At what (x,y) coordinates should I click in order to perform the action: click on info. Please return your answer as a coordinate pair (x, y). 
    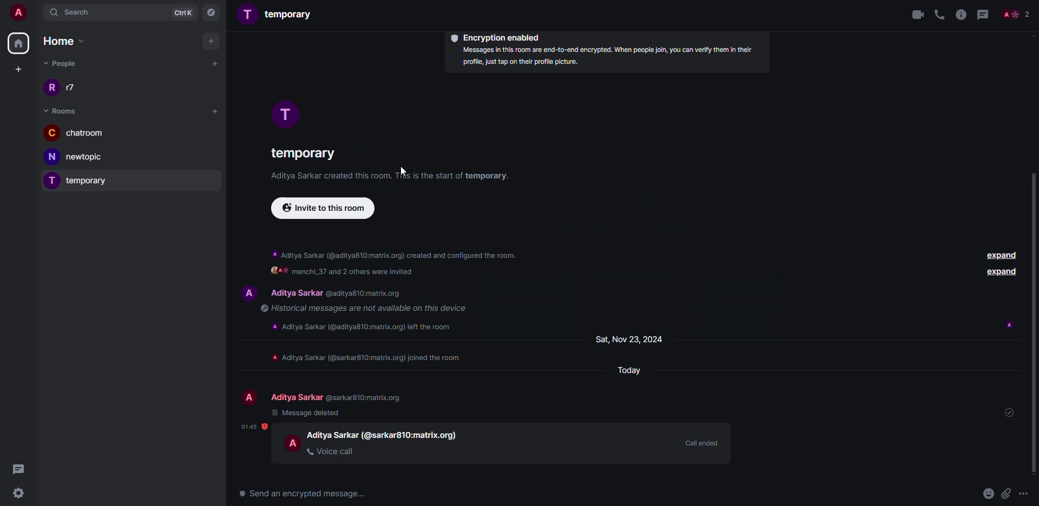
    Looking at the image, I should click on (390, 176).